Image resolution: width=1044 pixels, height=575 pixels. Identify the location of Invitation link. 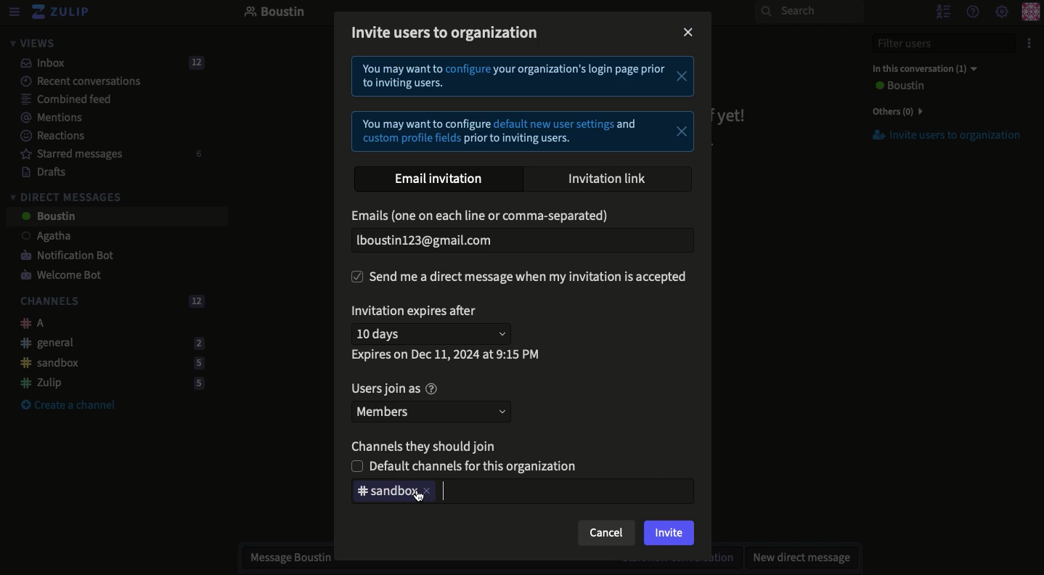
(608, 178).